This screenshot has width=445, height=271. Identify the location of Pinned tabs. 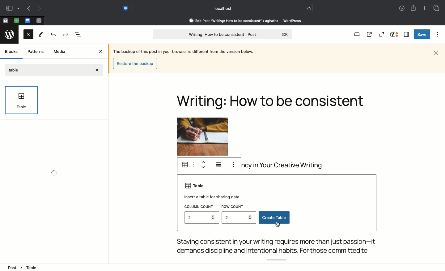
(6, 20).